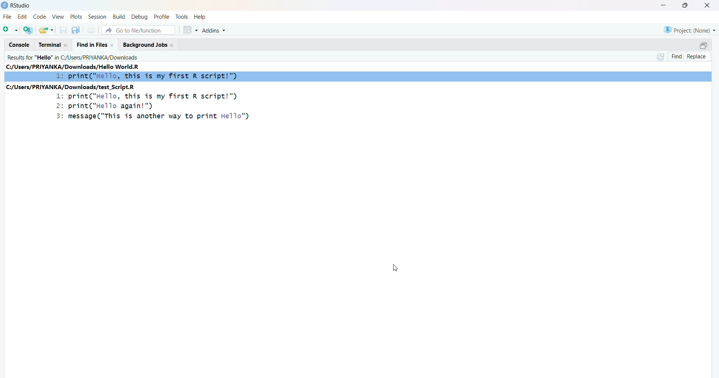 The width and height of the screenshot is (719, 378). I want to click on Results for "Hello" in C:/Users/PRIYANKA/Downloads, so click(73, 57).